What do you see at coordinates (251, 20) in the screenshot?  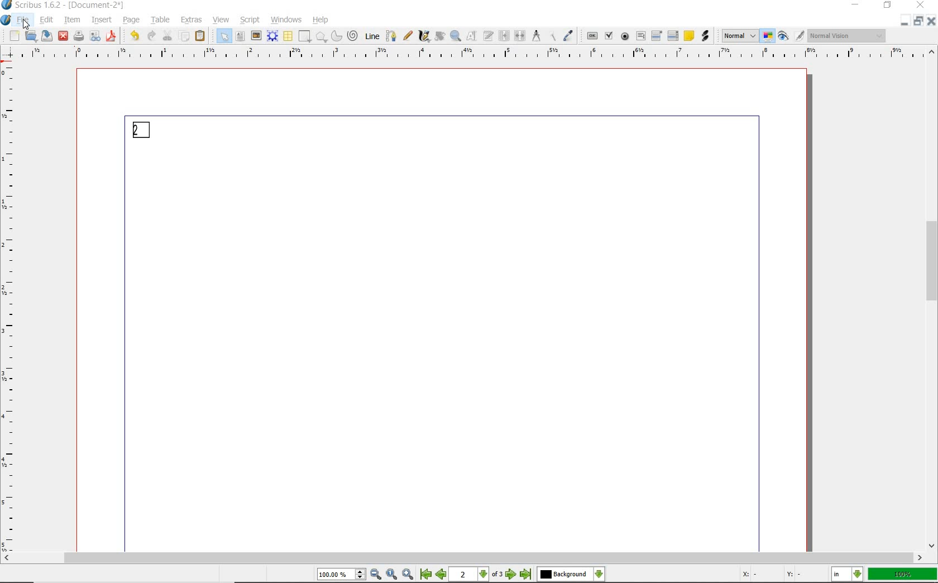 I see `script` at bounding box center [251, 20].